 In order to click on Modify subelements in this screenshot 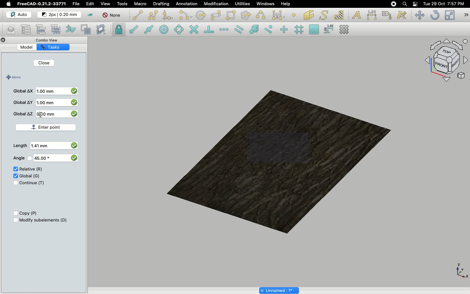, I will do `click(43, 220)`.